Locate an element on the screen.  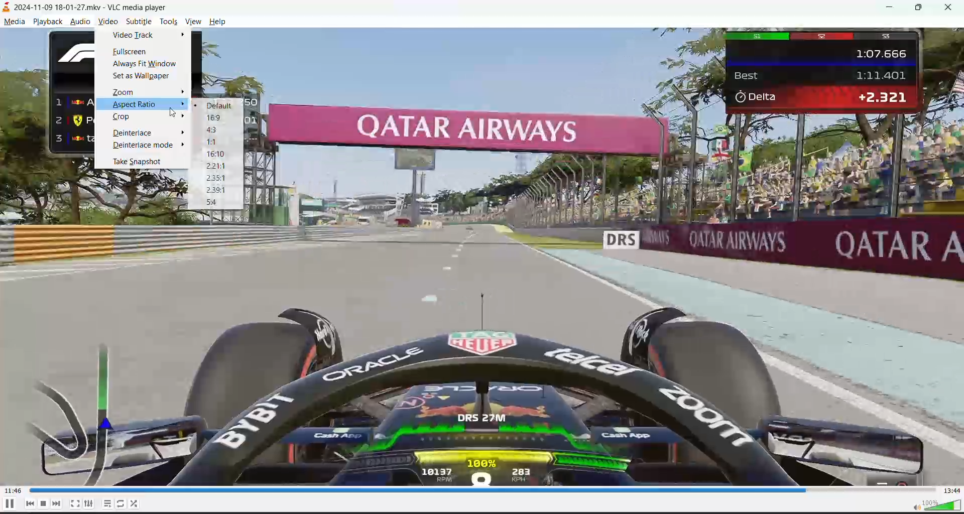
volume is located at coordinates (931, 505).